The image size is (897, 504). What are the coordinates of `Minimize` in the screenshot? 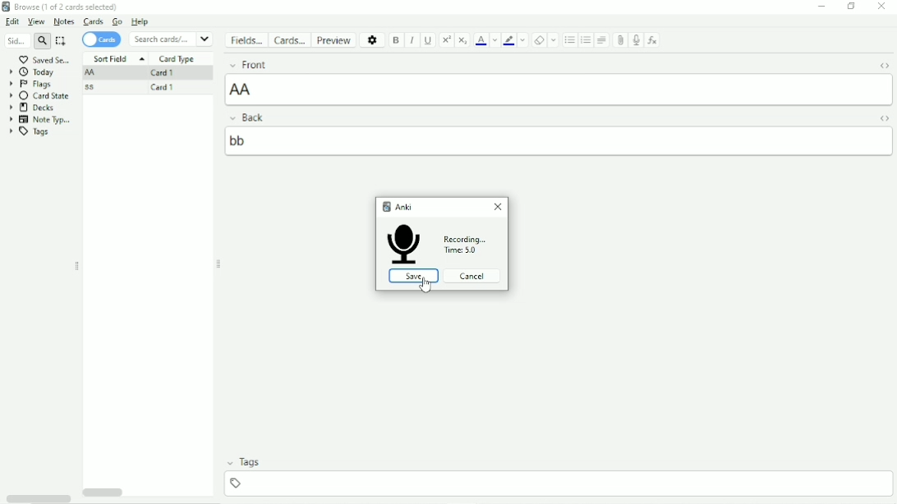 It's located at (822, 6).